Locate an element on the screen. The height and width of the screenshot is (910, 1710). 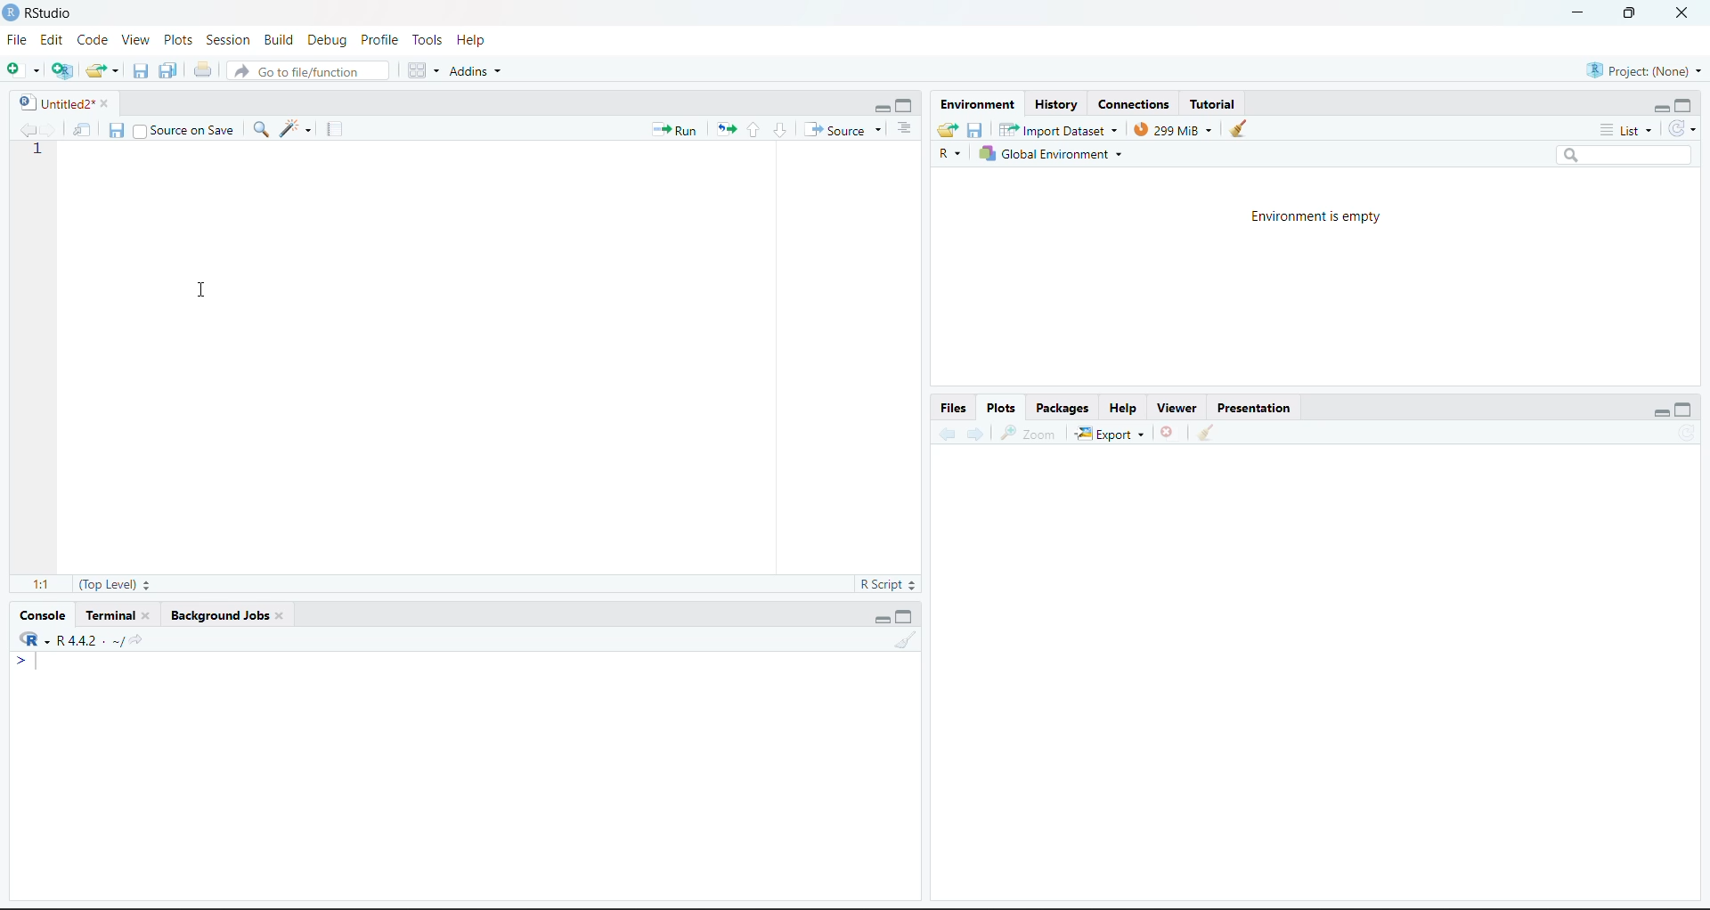
export is located at coordinates (1111, 433).